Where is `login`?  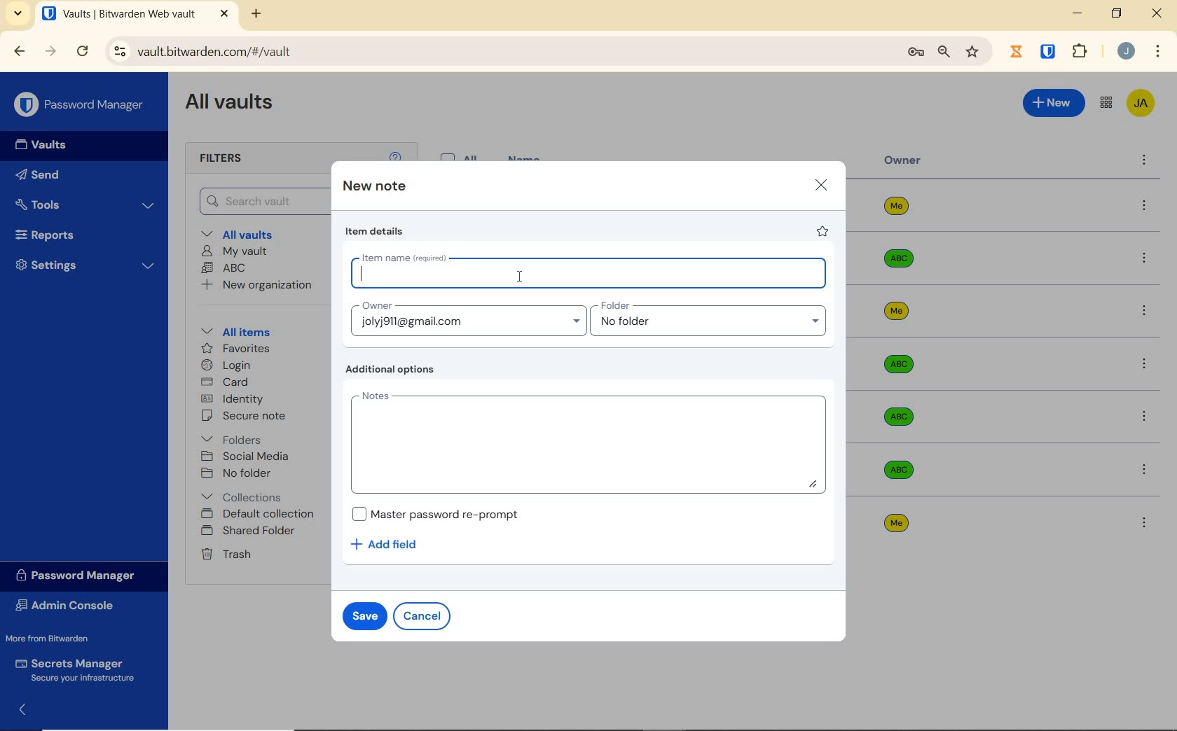
login is located at coordinates (229, 366).